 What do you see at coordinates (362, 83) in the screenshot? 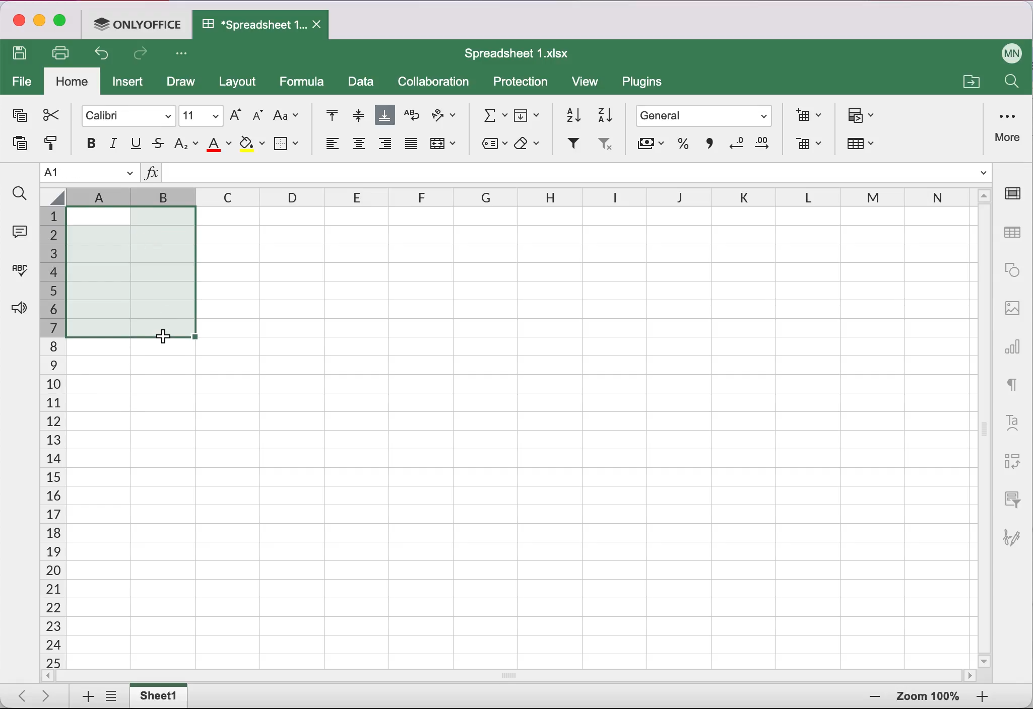
I see `data` at bounding box center [362, 83].